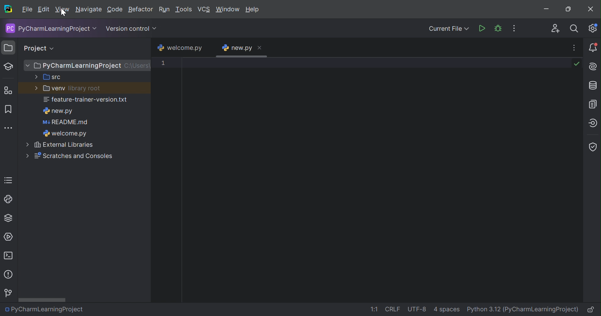  What do you see at coordinates (43, 309) in the screenshot?
I see `PyCharmLearningProject` at bounding box center [43, 309].